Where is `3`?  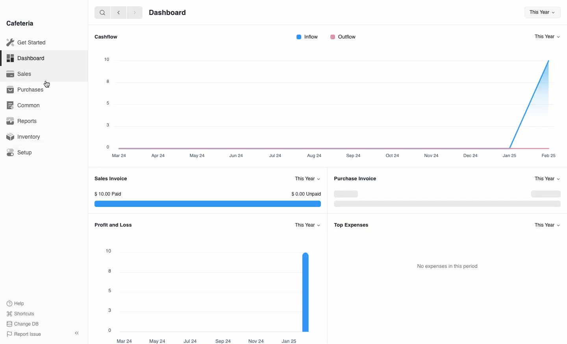
3 is located at coordinates (110, 310).